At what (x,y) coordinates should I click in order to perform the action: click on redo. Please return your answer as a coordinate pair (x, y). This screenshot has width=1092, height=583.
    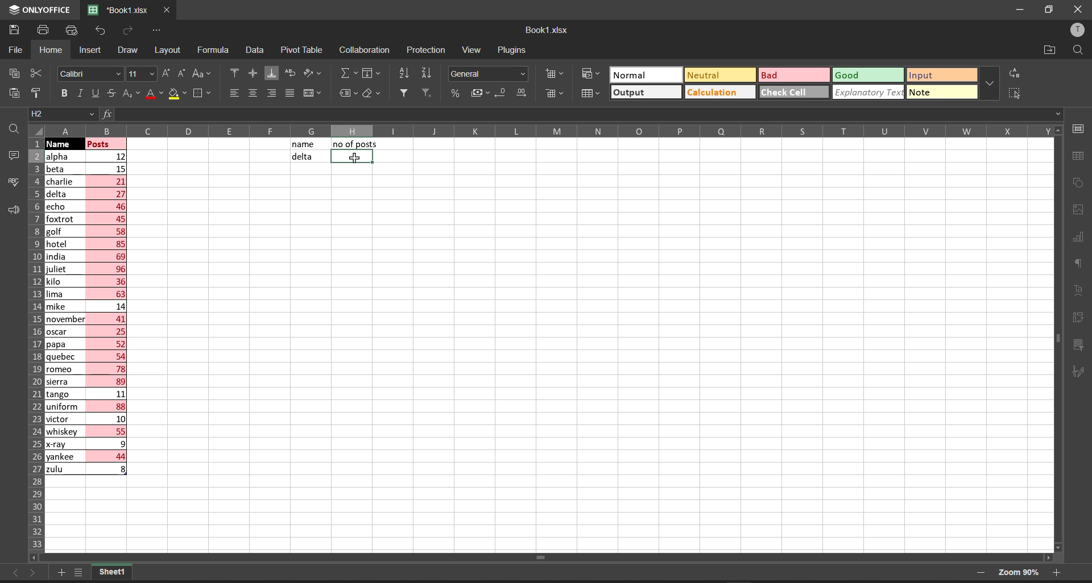
    Looking at the image, I should click on (127, 32).